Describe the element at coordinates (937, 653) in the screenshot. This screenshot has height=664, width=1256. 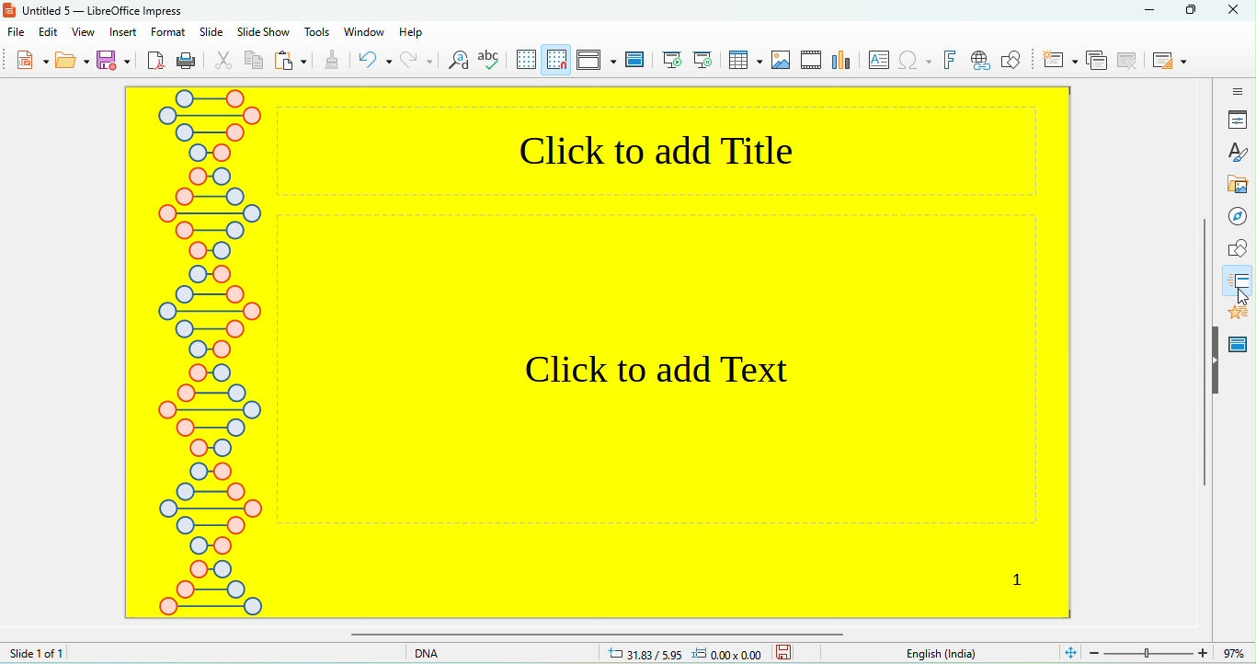
I see `text language` at that location.